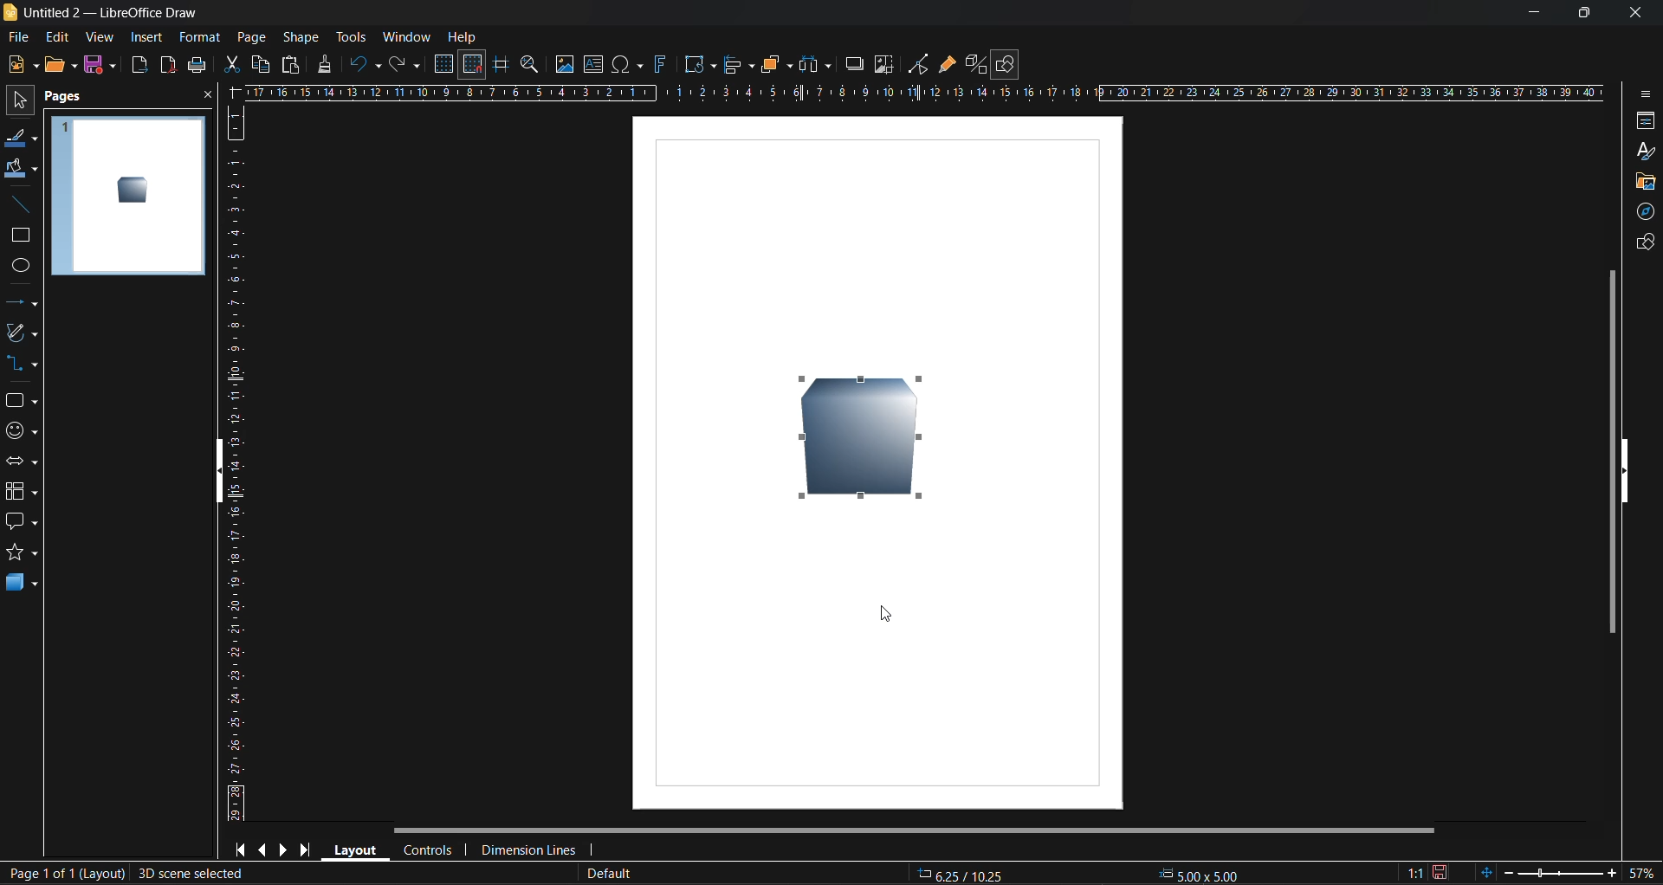  Describe the element at coordinates (533, 67) in the screenshot. I see `zoom` at that location.